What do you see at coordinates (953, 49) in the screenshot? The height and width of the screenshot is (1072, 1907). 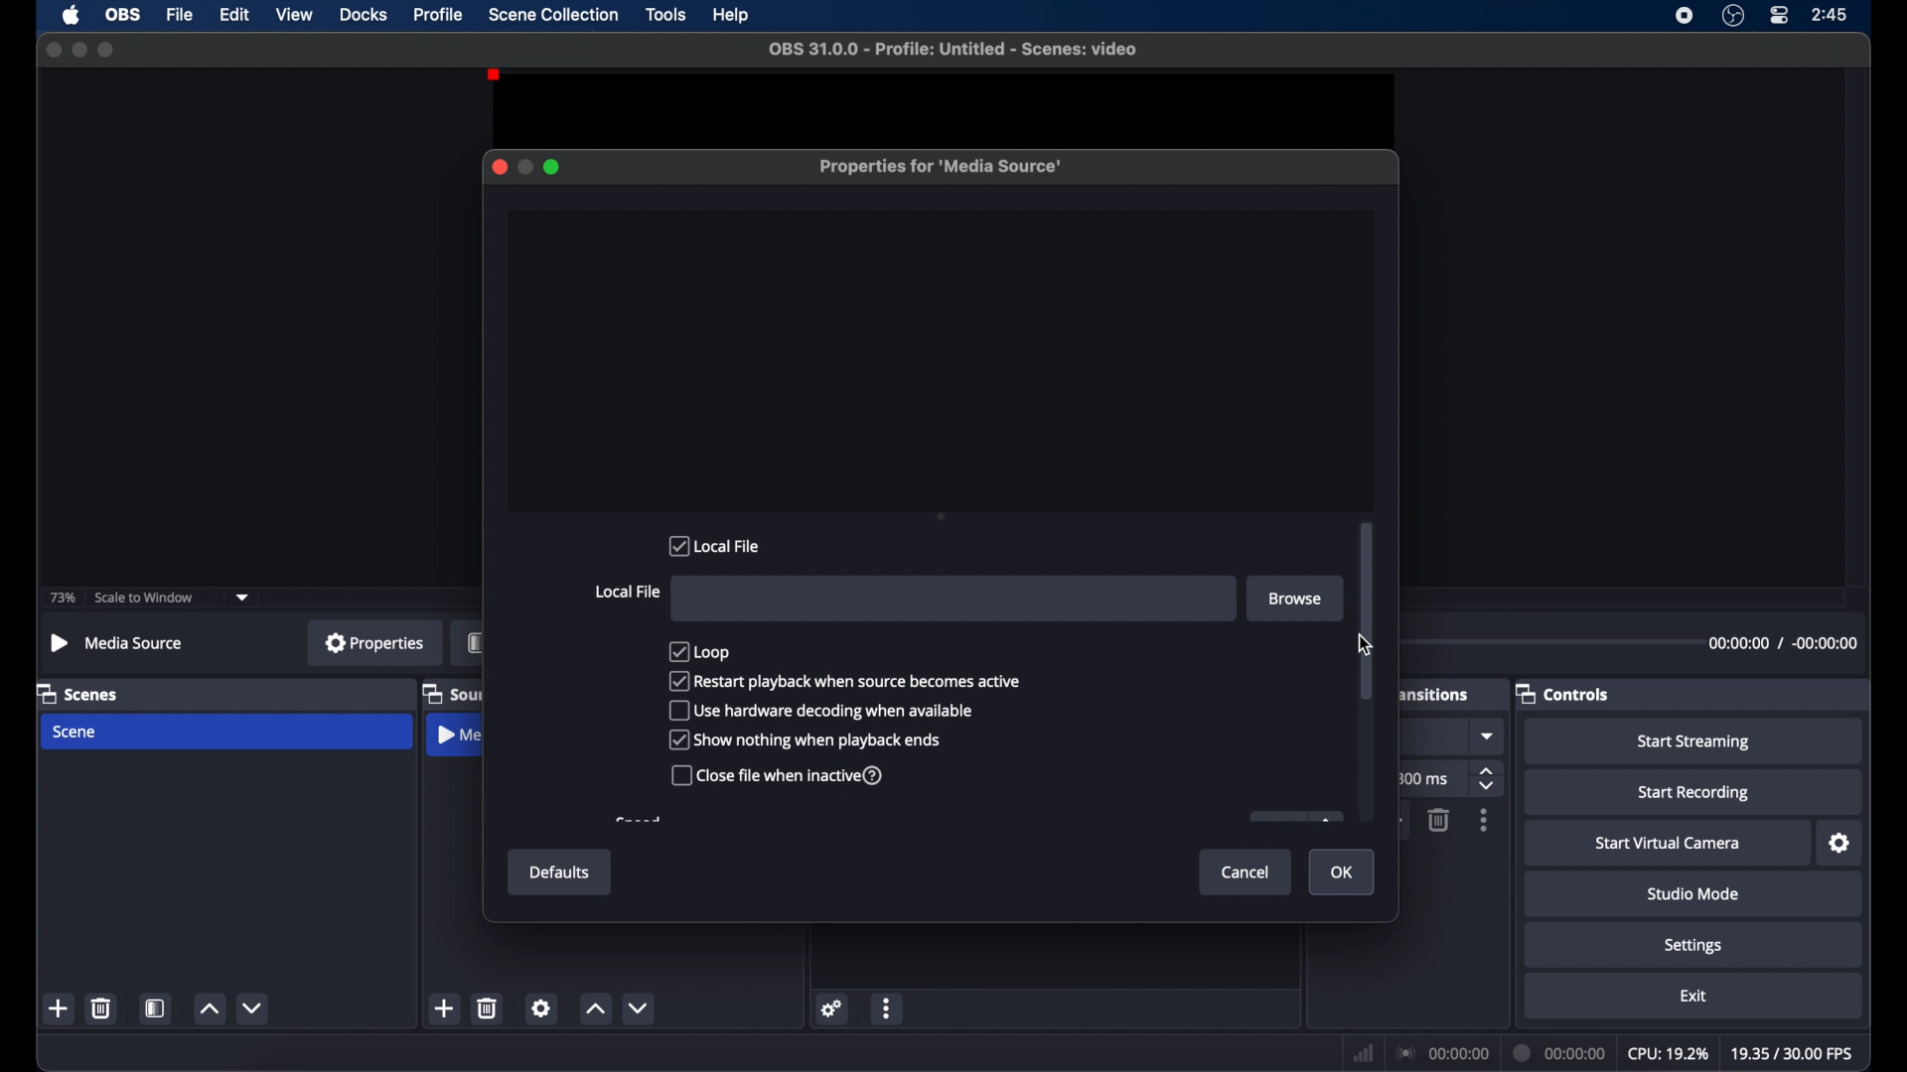 I see `file name` at bounding box center [953, 49].